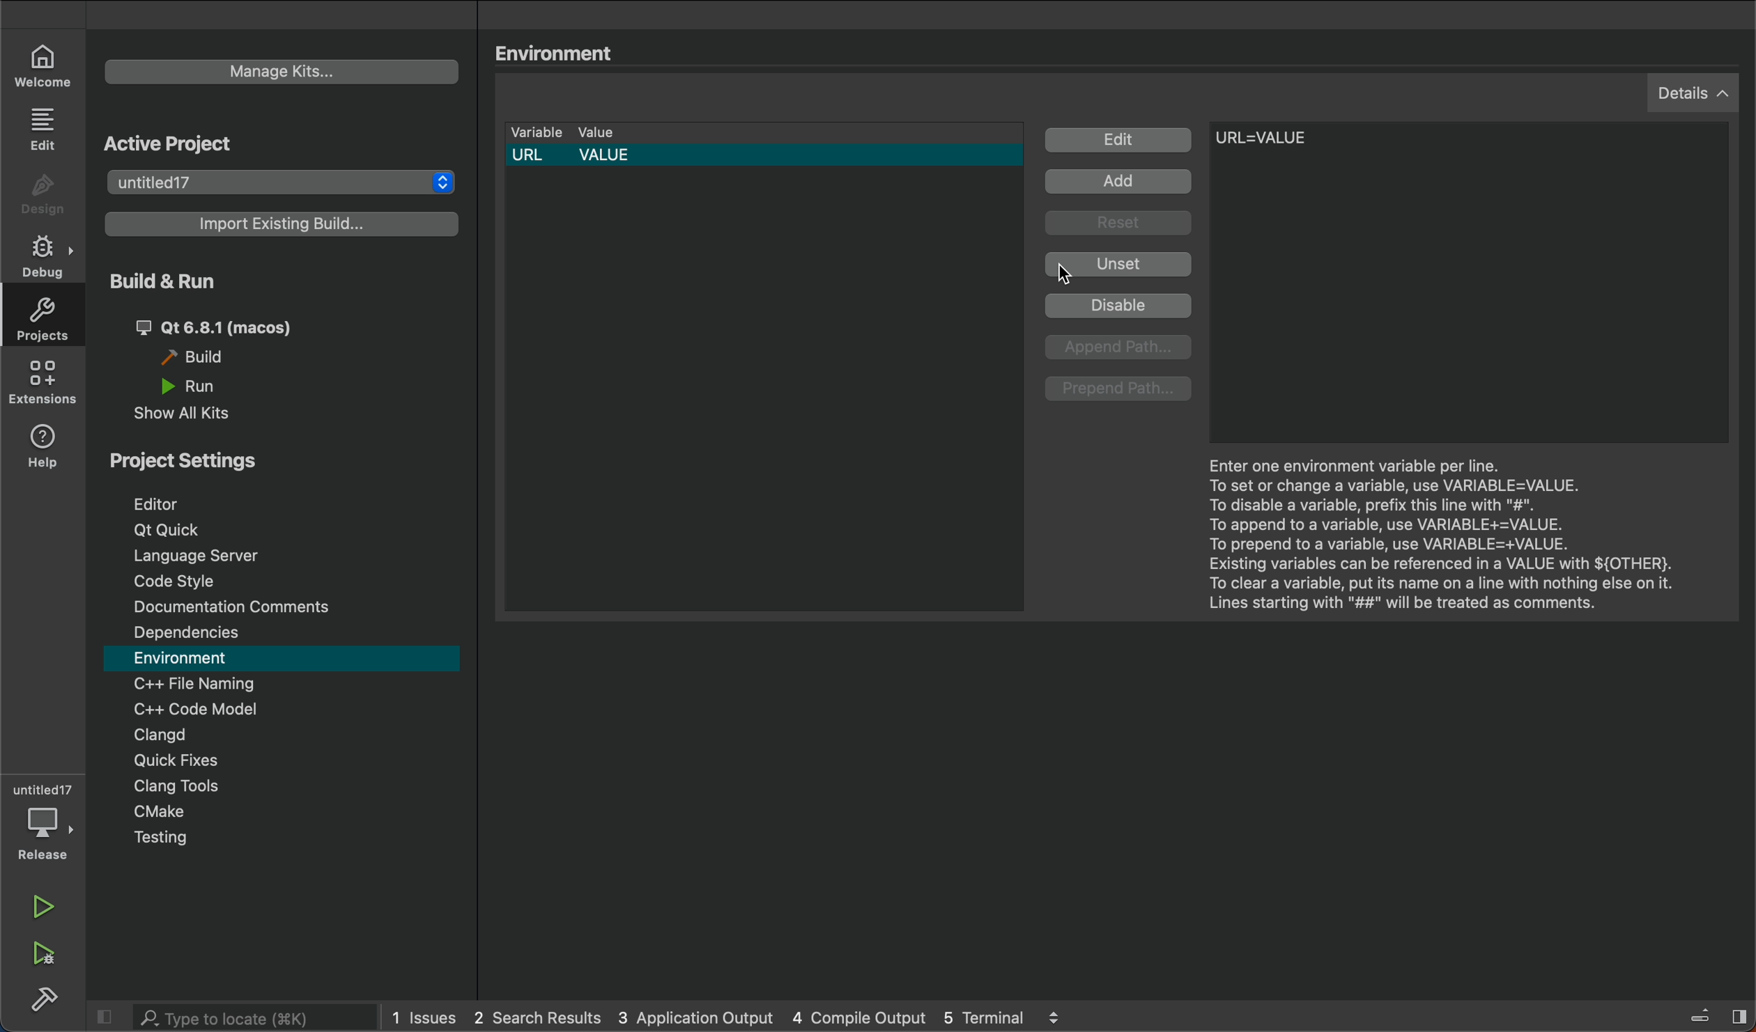 The width and height of the screenshot is (1756, 1032). Describe the element at coordinates (174, 531) in the screenshot. I see `qt quick` at that location.